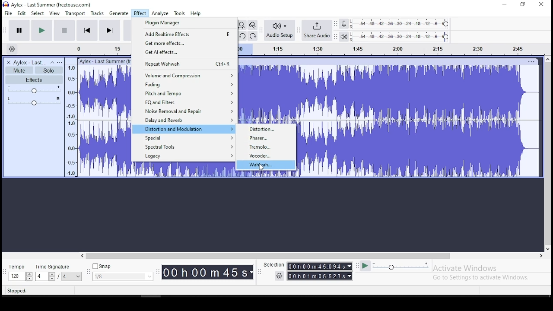  Describe the element at coordinates (404, 36) in the screenshot. I see `playback level` at that location.